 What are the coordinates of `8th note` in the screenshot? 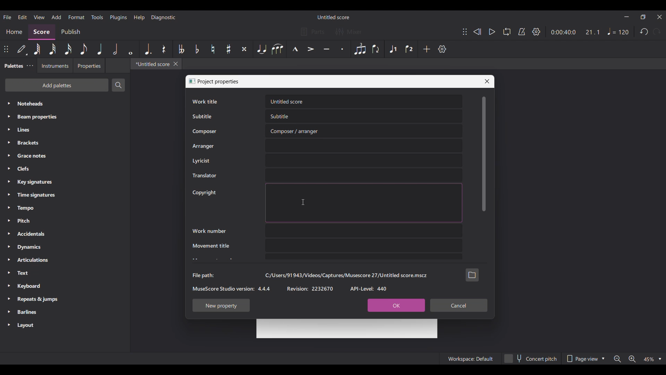 It's located at (84, 49).